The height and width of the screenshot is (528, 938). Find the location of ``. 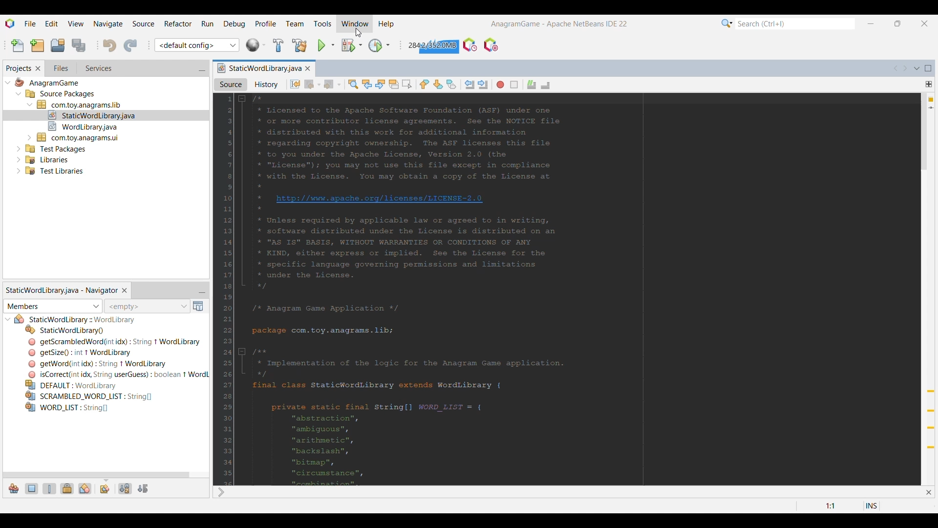

 is located at coordinates (65, 330).